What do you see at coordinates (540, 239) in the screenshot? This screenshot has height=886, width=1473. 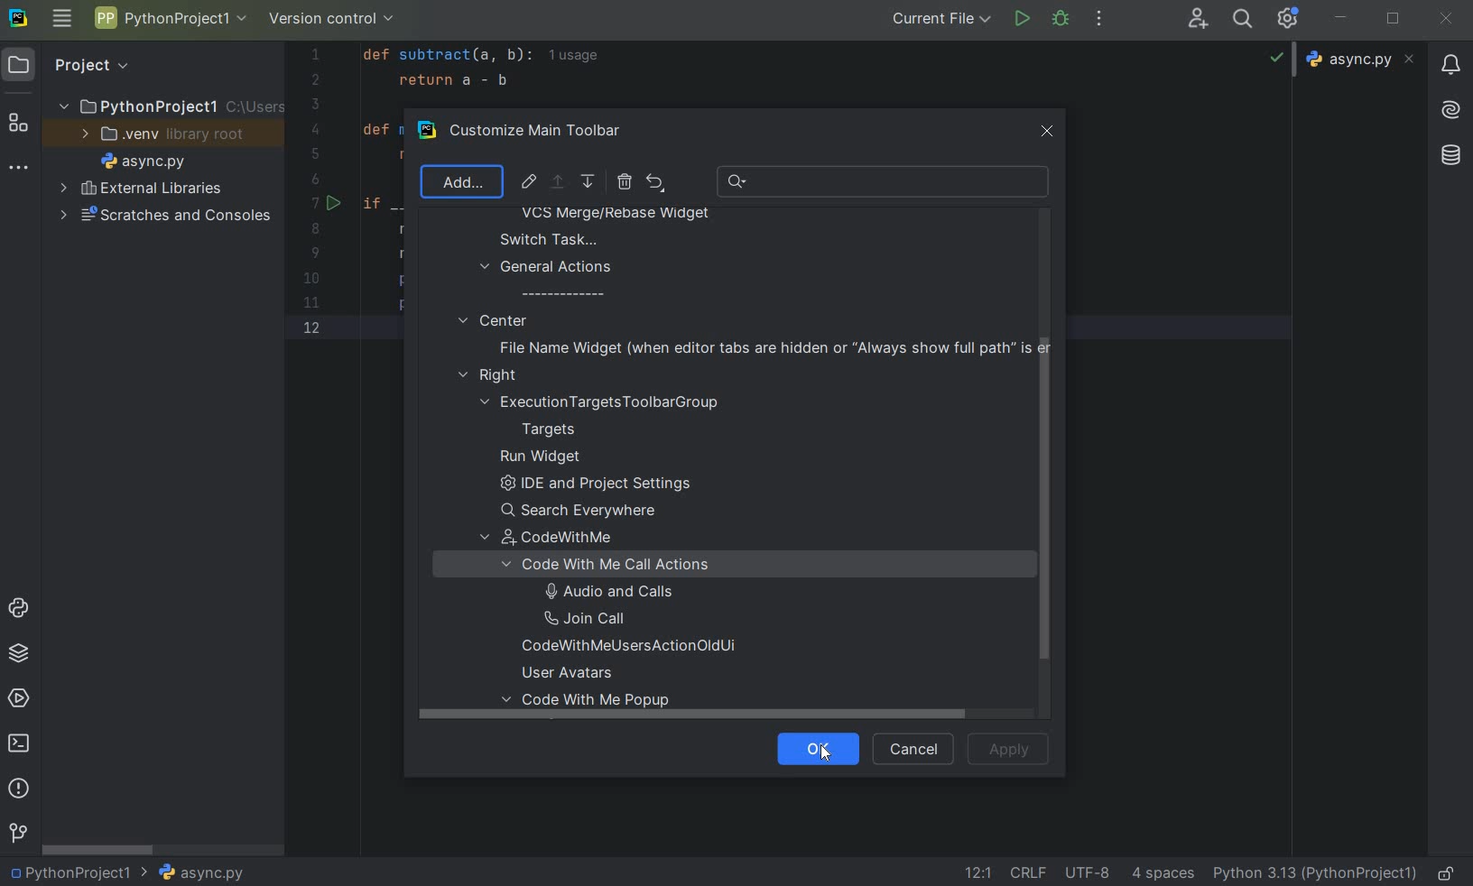 I see `switch task` at bounding box center [540, 239].